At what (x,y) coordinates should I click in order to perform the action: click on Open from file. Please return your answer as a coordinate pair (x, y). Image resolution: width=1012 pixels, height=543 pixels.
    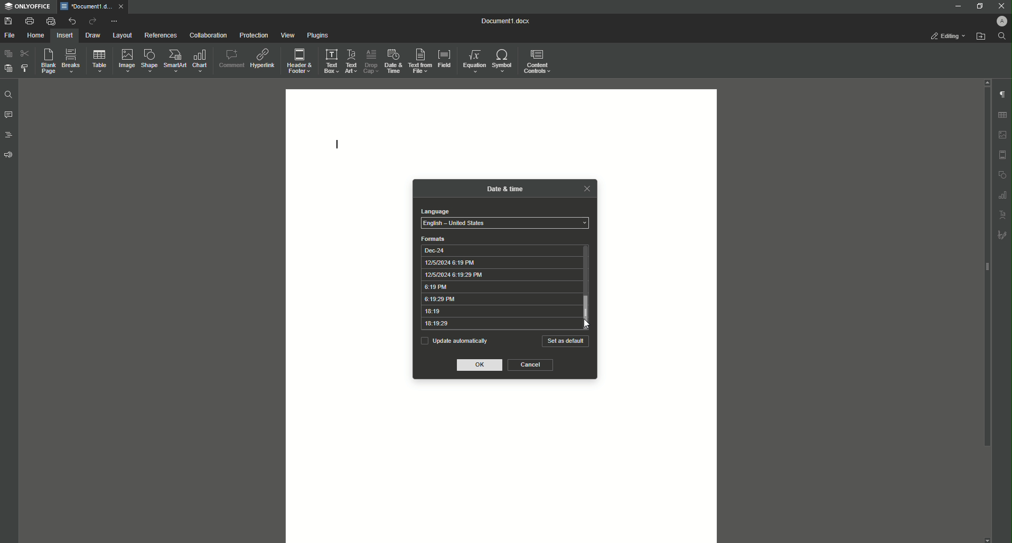
    Looking at the image, I should click on (980, 36).